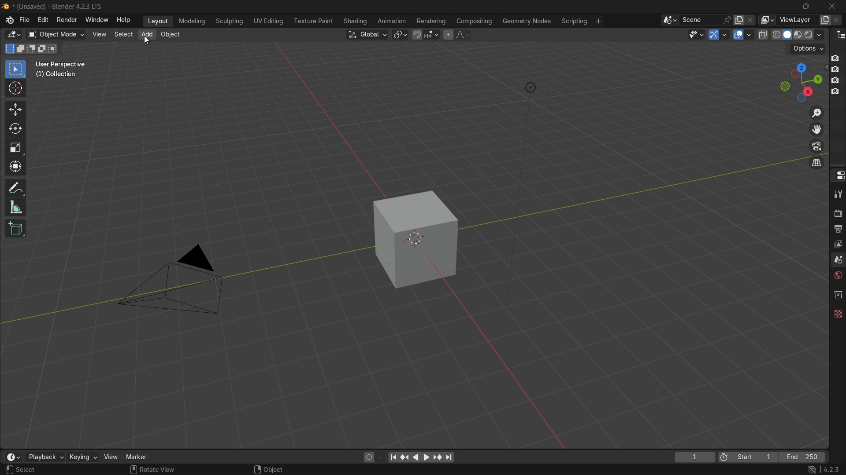  What do you see at coordinates (171, 35) in the screenshot?
I see `object menu` at bounding box center [171, 35].